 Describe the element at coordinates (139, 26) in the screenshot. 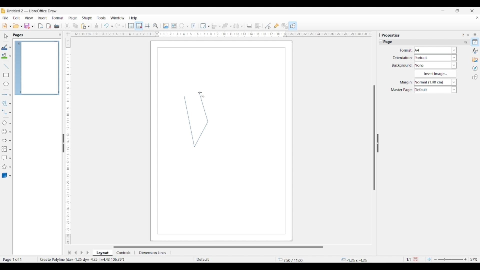

I see `Snap to grid` at that location.